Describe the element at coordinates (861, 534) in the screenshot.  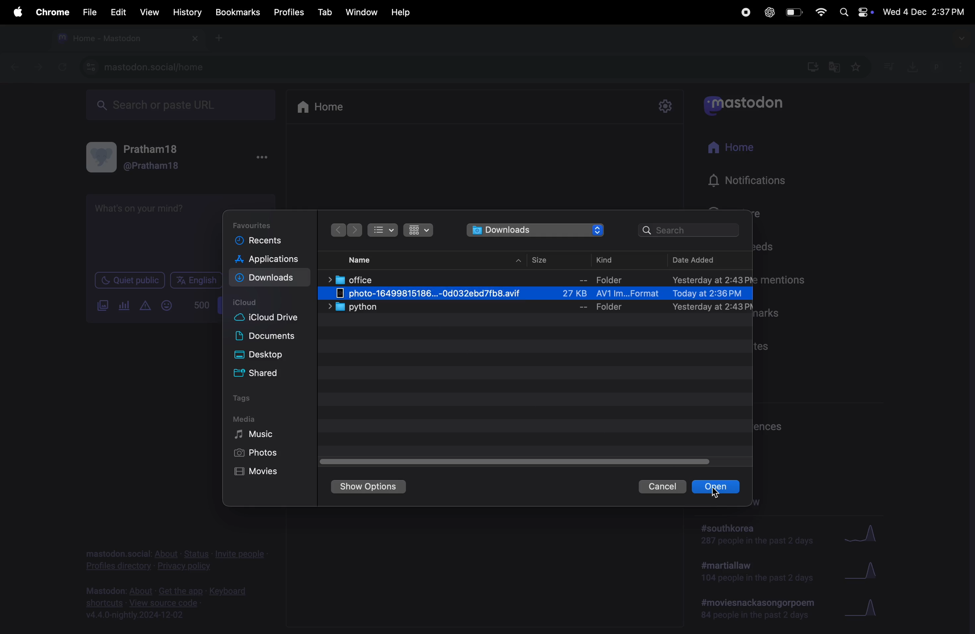
I see `graph` at that location.